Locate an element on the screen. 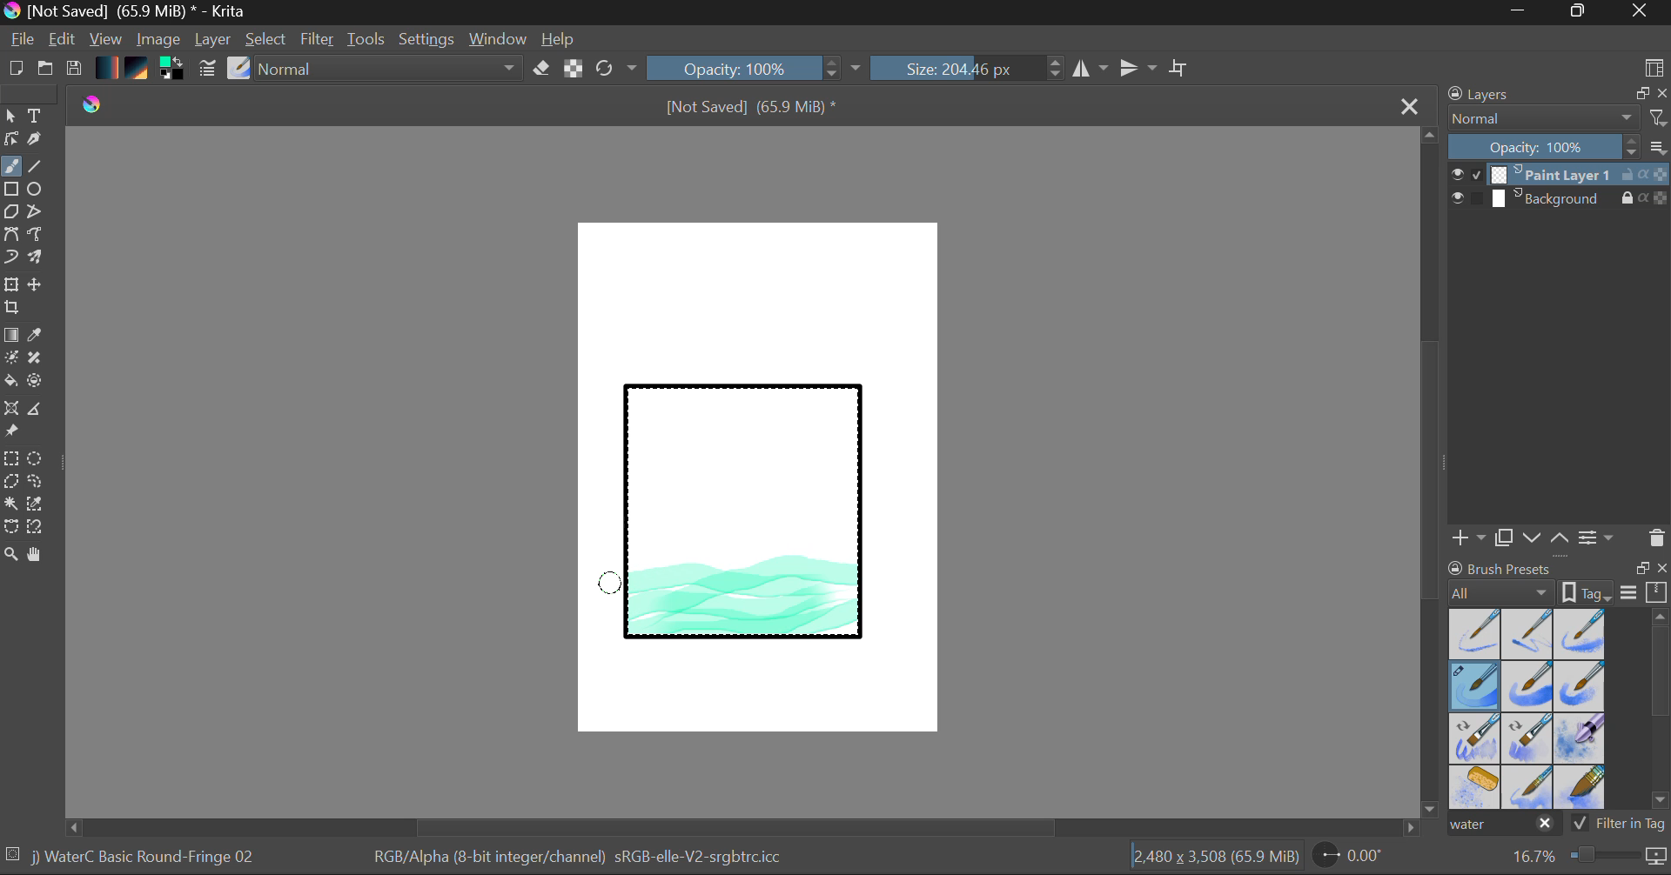  Layers Docket Tab is located at coordinates (1555, 92).